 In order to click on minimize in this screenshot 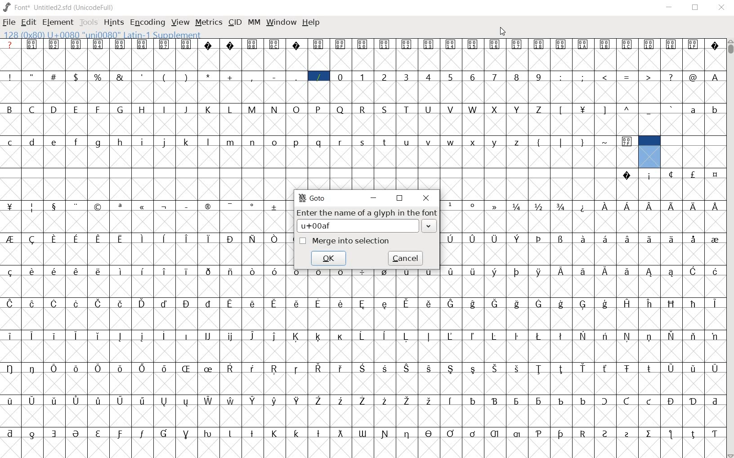, I will do `click(374, 198)`.